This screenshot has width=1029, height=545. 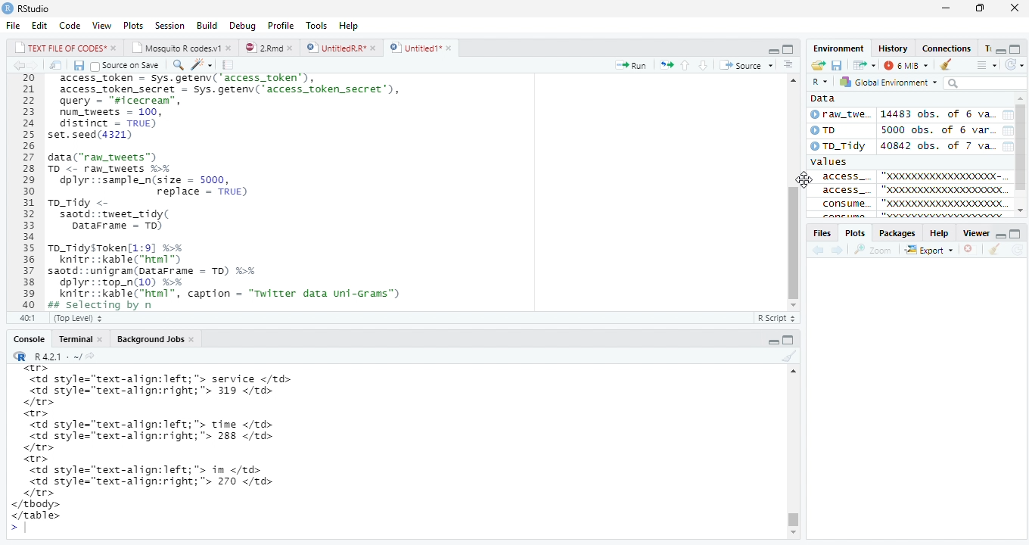 What do you see at coordinates (937, 234) in the screenshot?
I see `Help` at bounding box center [937, 234].